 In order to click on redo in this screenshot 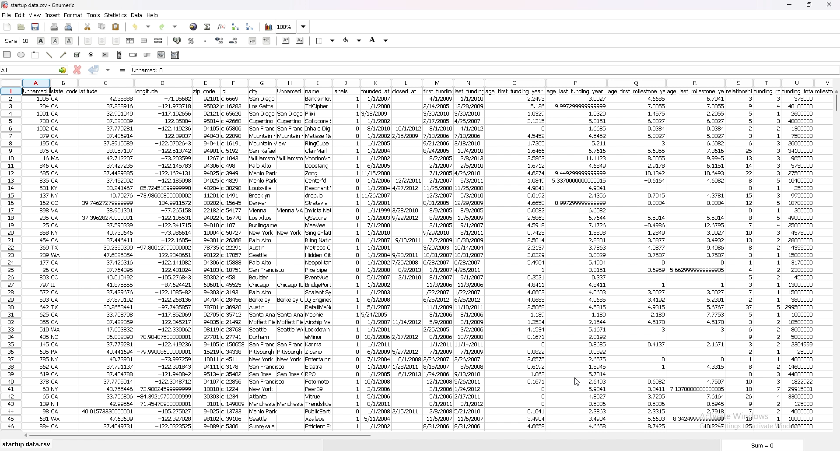, I will do `click(168, 26)`.